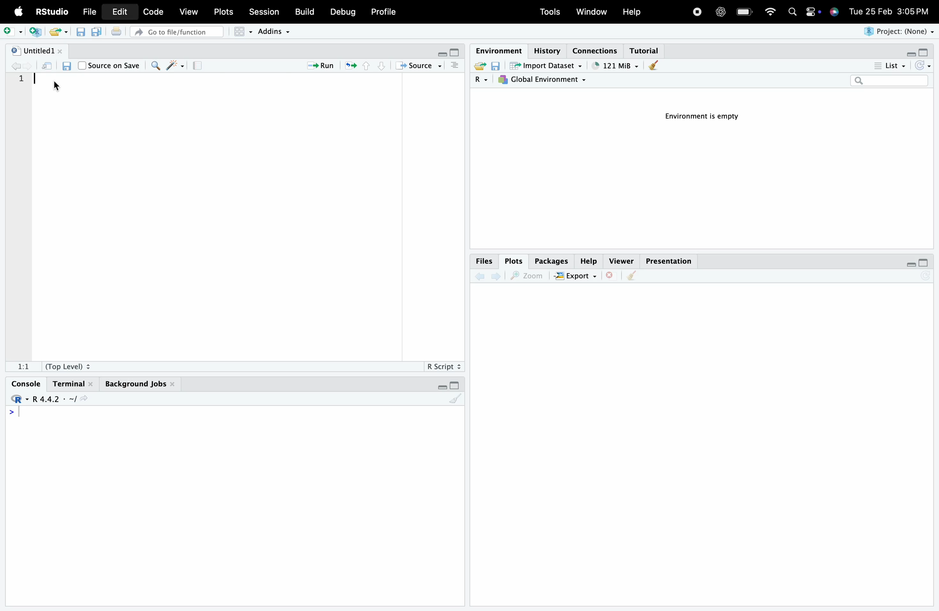 The height and width of the screenshot is (611, 939). Describe the element at coordinates (109, 65) in the screenshot. I see `Source on Save` at that location.